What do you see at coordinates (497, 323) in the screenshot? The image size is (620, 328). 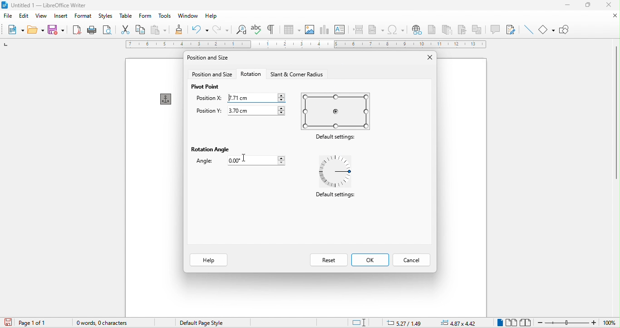 I see `single page view` at bounding box center [497, 323].